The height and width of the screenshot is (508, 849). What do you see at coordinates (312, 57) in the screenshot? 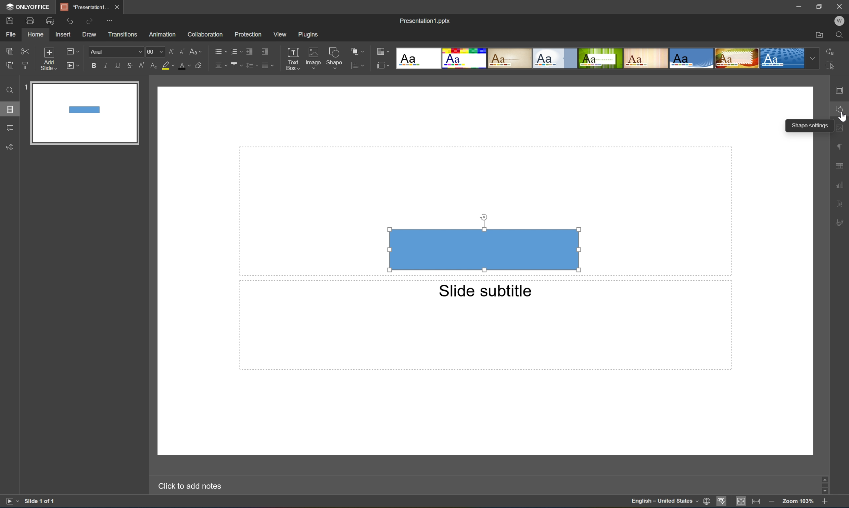
I see `Image` at bounding box center [312, 57].